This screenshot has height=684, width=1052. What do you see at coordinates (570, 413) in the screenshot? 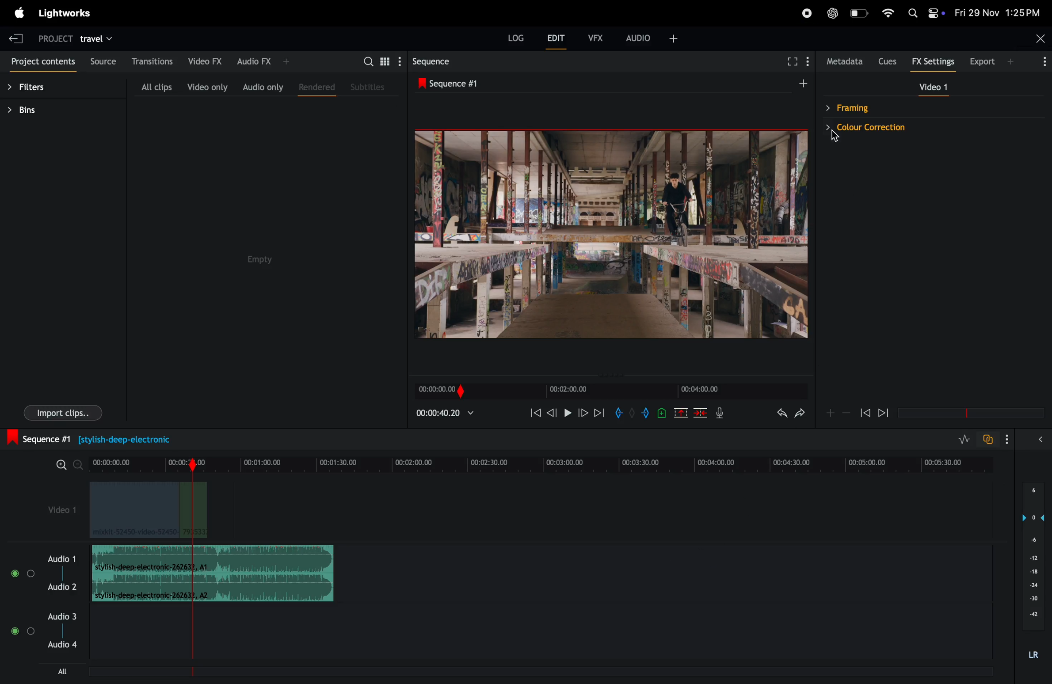
I see `pause and play` at bounding box center [570, 413].